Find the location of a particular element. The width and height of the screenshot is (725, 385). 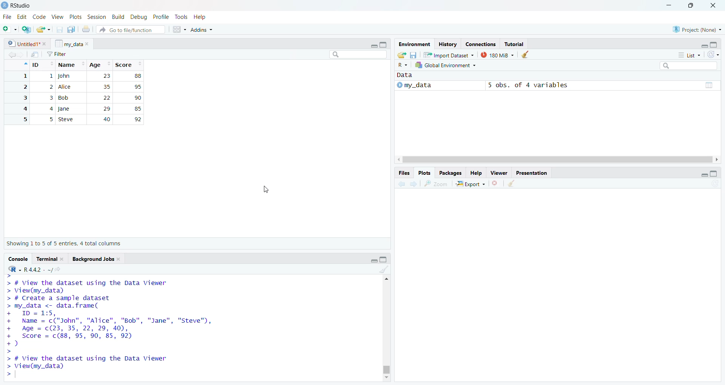

minimize is located at coordinates (703, 46).